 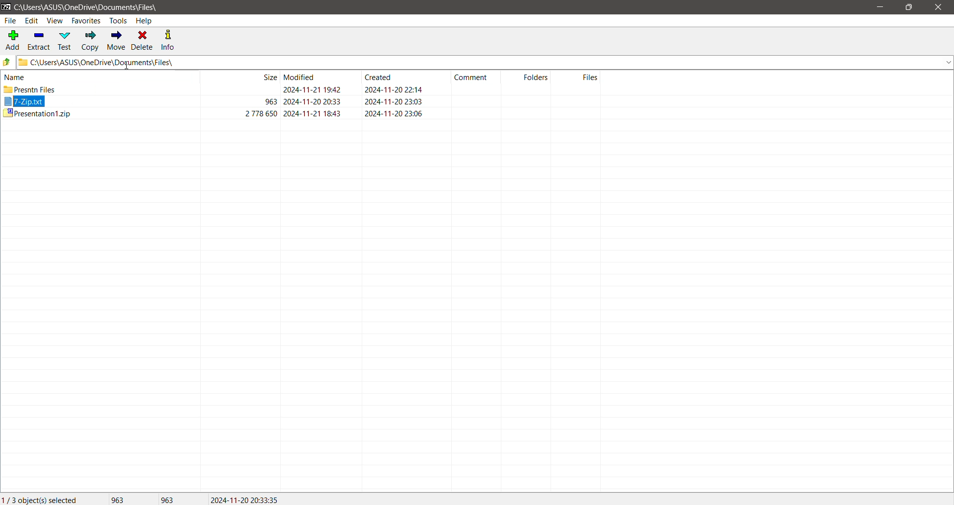 I want to click on Favorites, so click(x=87, y=21).